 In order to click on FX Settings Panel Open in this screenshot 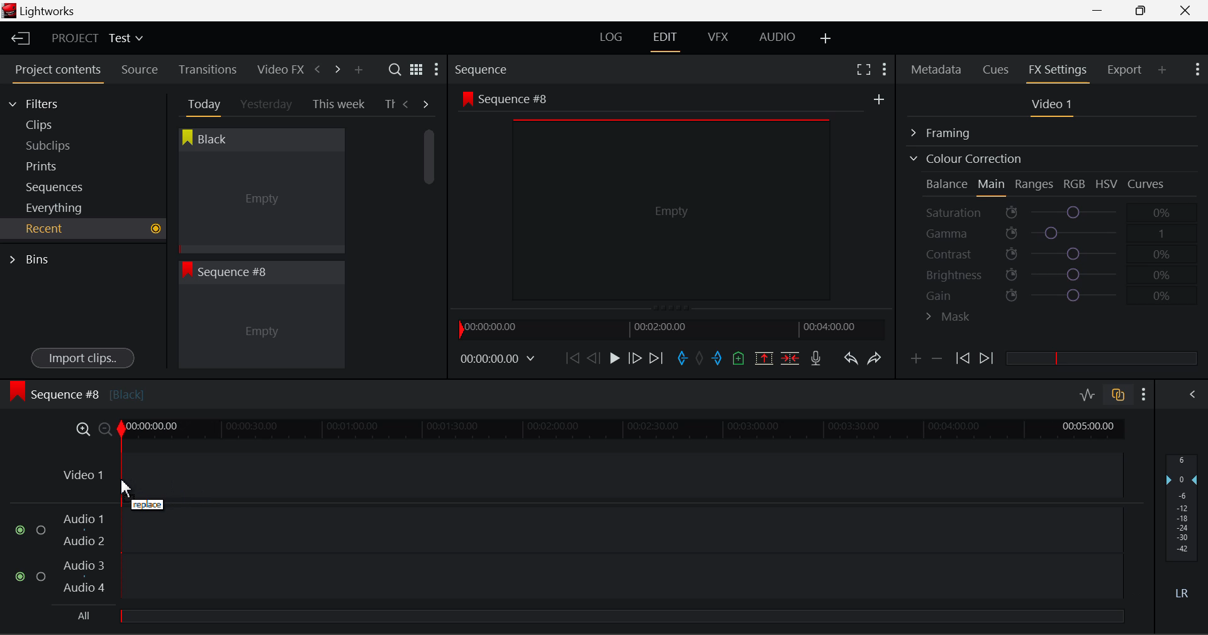, I will do `click(1058, 71)`.